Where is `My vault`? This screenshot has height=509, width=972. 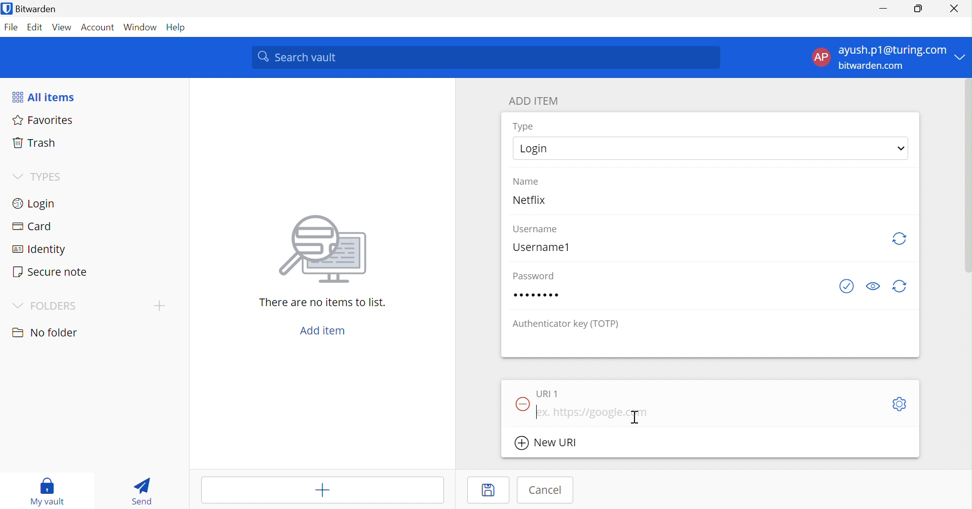 My vault is located at coordinates (47, 491).